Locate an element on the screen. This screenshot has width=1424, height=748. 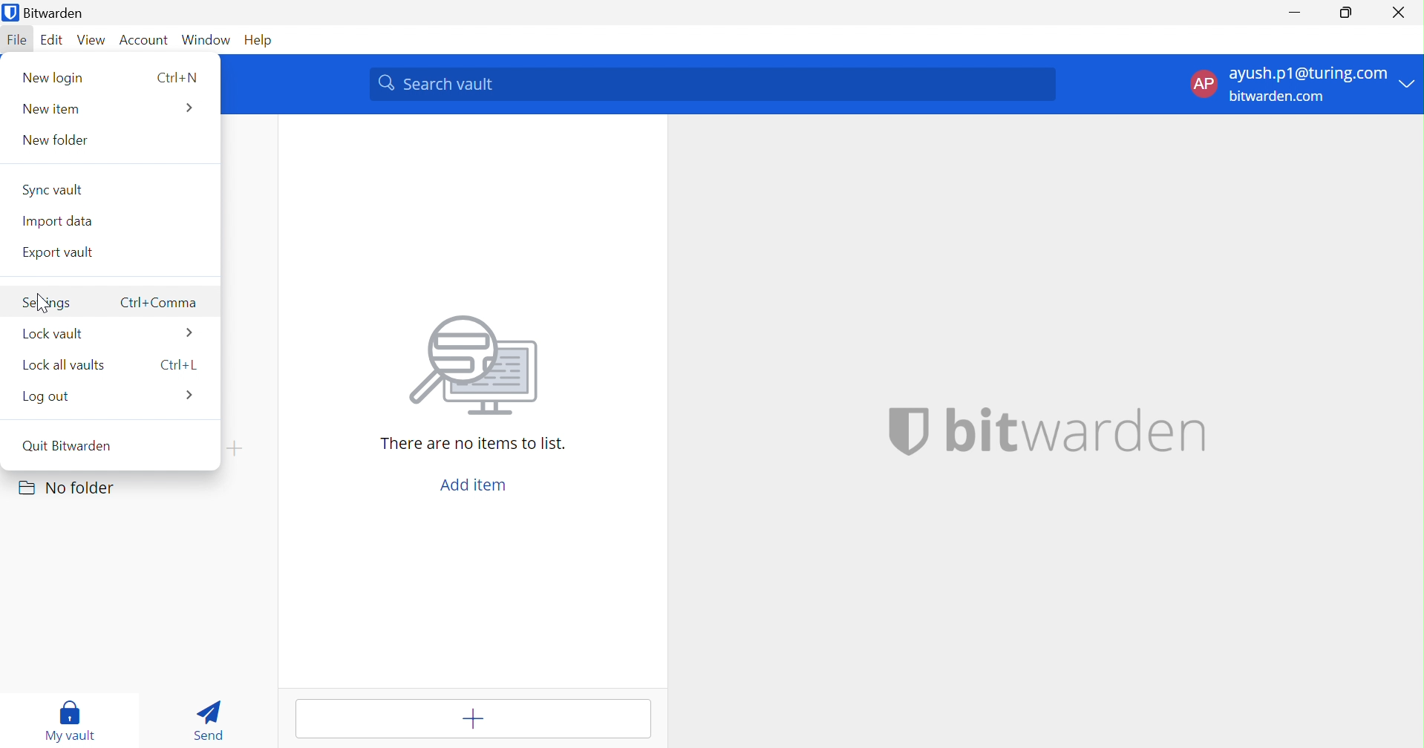
Lock all vaults is located at coordinates (64, 364).